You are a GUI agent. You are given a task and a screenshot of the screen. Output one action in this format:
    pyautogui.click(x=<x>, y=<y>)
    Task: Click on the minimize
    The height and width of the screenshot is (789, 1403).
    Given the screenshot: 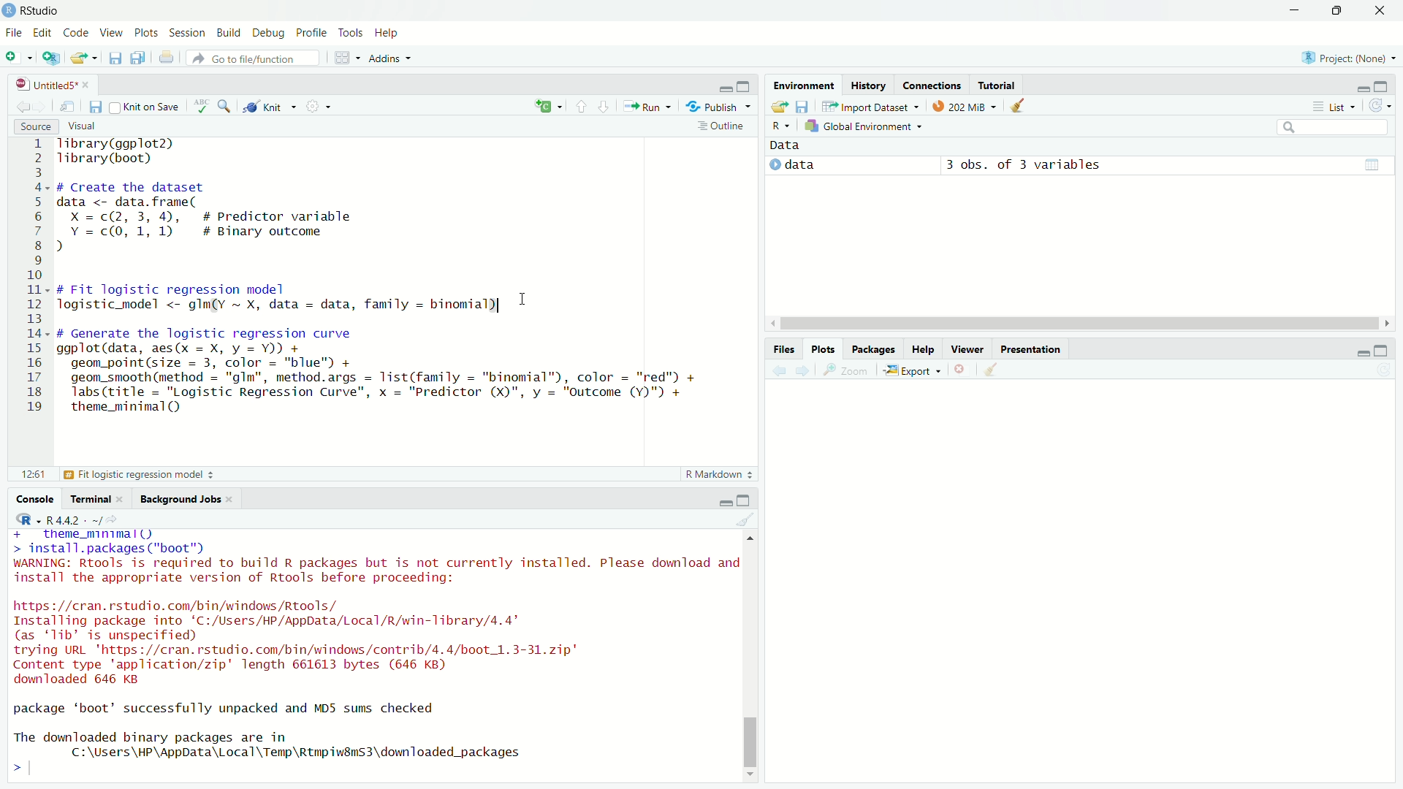 What is the action you would take?
    pyautogui.click(x=1294, y=10)
    